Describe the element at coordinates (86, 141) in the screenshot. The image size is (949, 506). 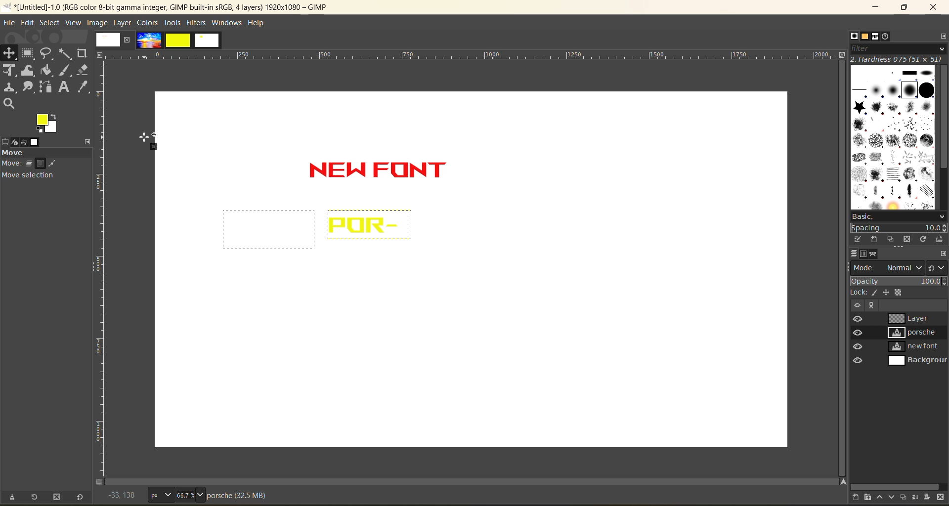
I see `configure` at that location.